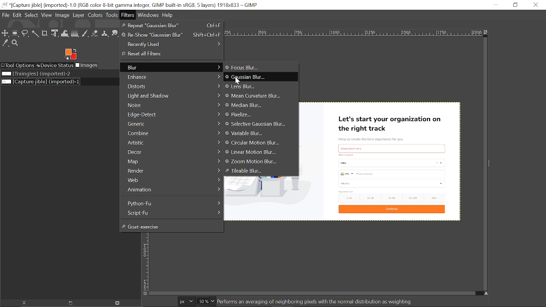 This screenshot has height=307, width=546. What do you see at coordinates (171, 43) in the screenshot?
I see `Recently Used` at bounding box center [171, 43].